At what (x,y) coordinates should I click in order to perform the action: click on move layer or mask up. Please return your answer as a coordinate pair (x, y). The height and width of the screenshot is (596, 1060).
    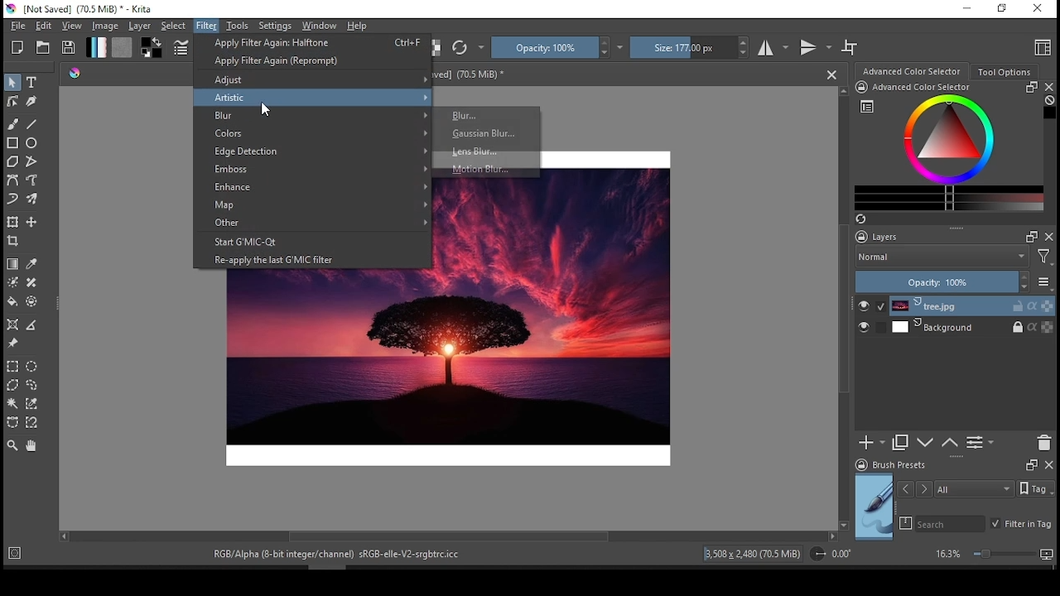
    Looking at the image, I should click on (954, 445).